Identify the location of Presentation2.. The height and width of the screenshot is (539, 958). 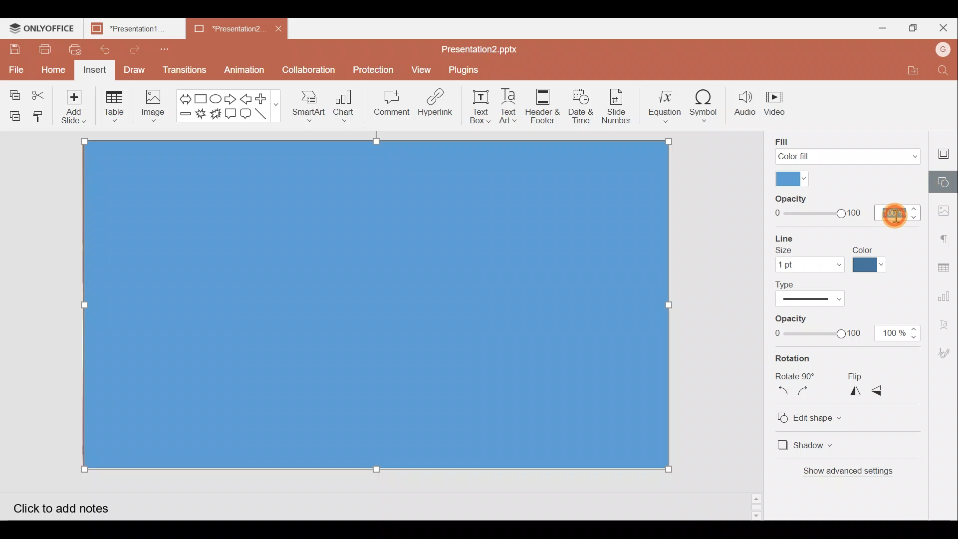
(225, 29).